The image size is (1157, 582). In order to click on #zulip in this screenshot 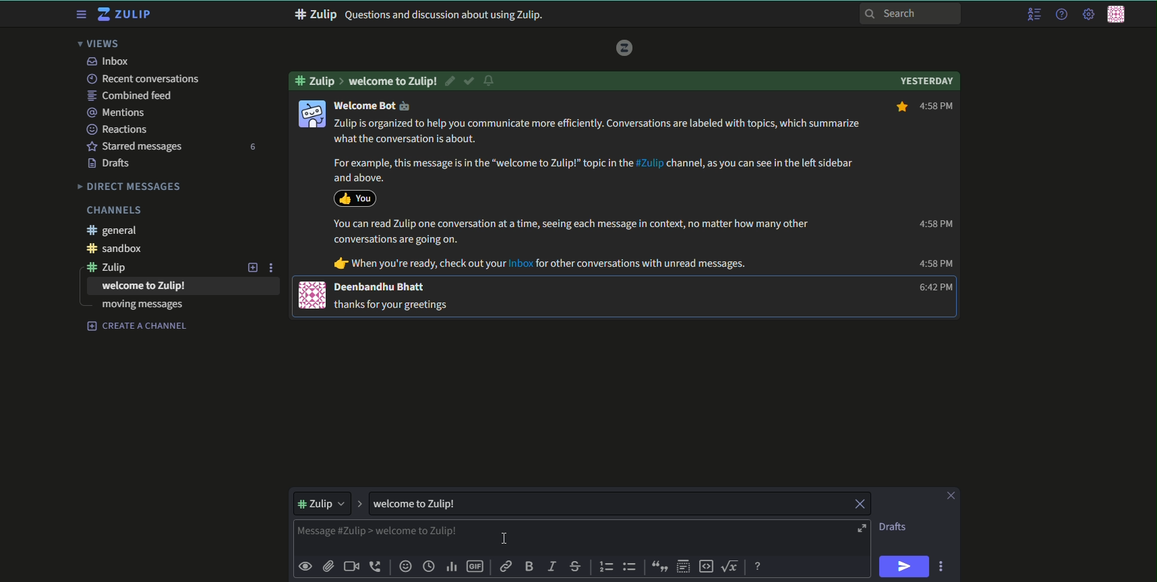, I will do `click(113, 267)`.